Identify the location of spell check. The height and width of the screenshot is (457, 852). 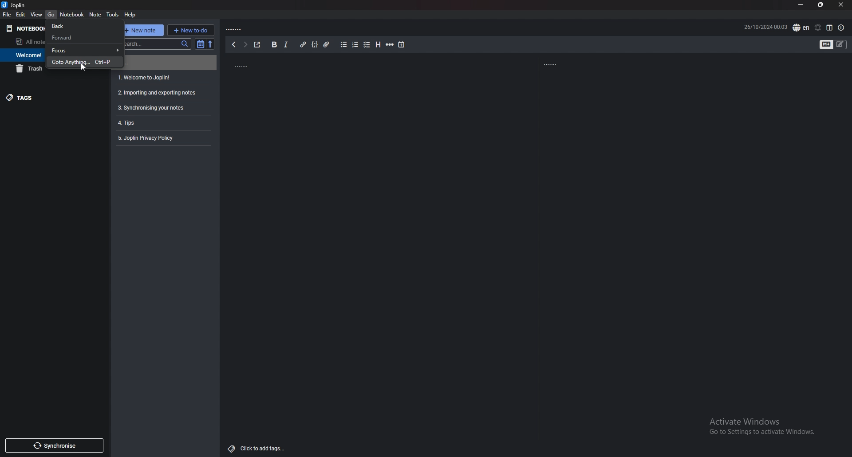
(801, 27).